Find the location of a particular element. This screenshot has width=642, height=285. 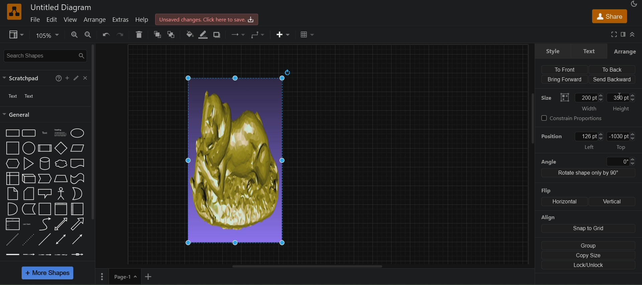

align to front is located at coordinates (568, 69).